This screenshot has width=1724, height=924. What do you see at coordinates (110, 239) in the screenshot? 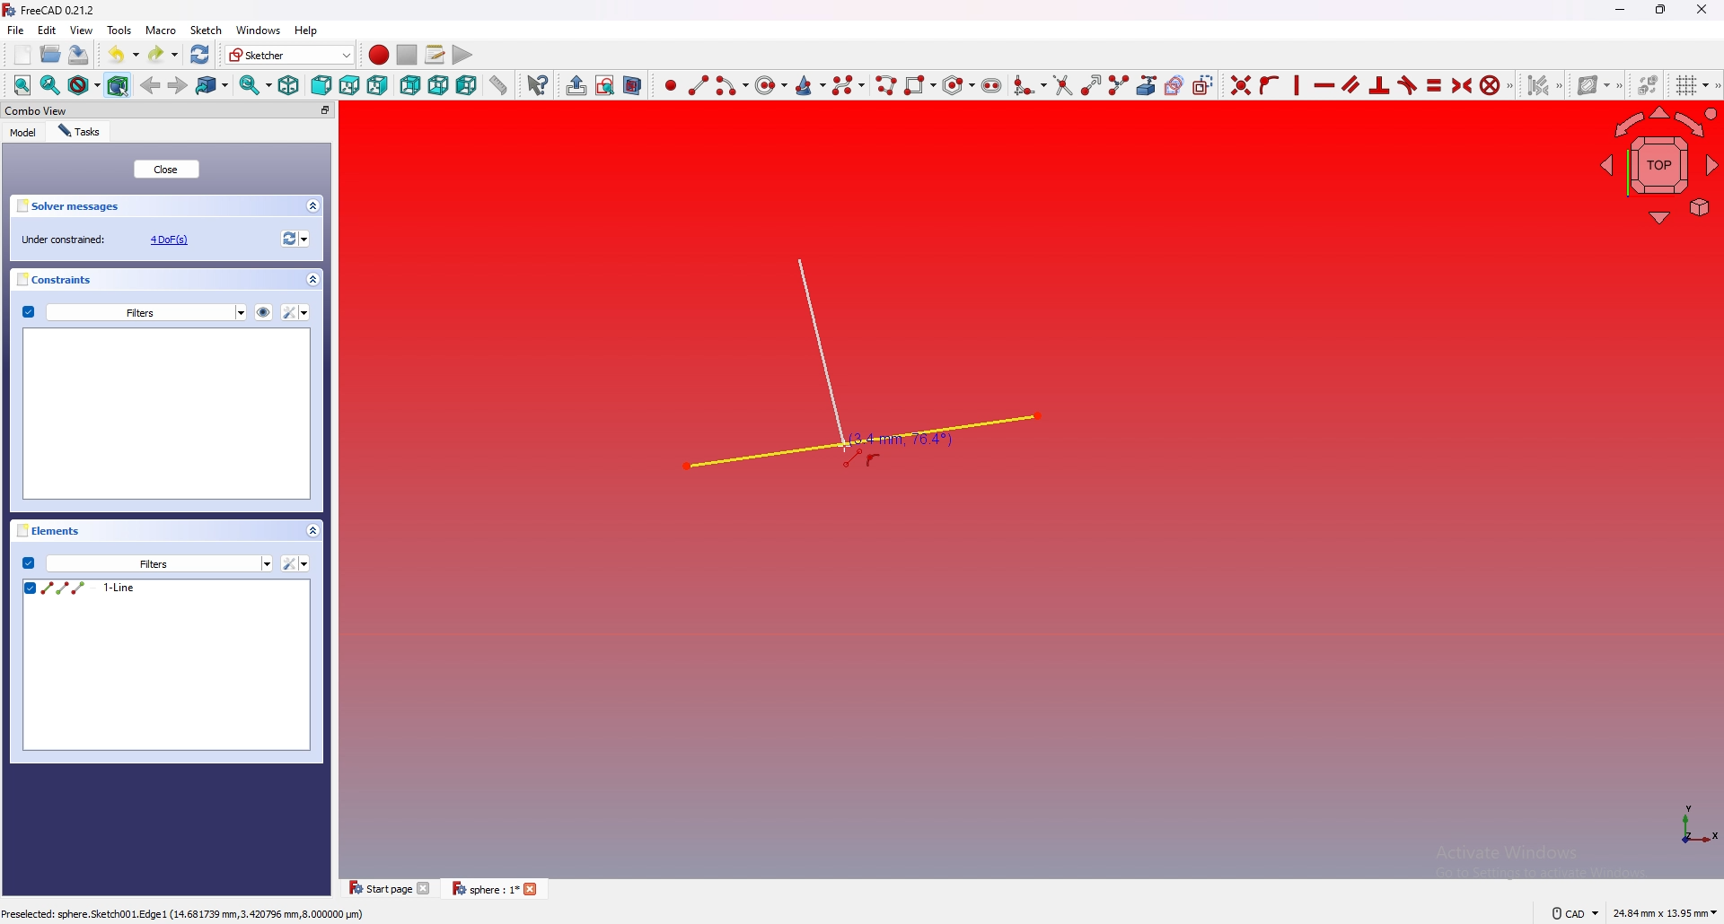
I see `Under constrained` at bounding box center [110, 239].